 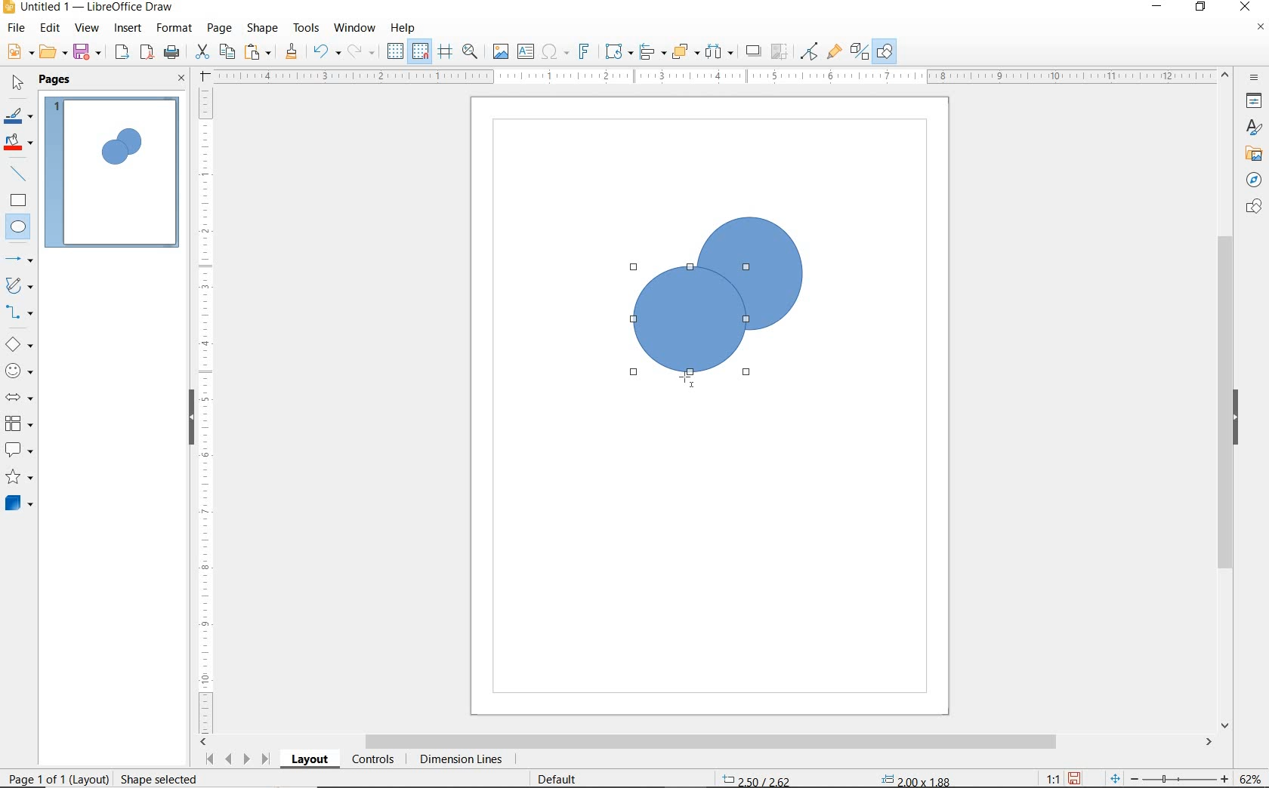 I want to click on FLOWCHART, so click(x=18, y=424).